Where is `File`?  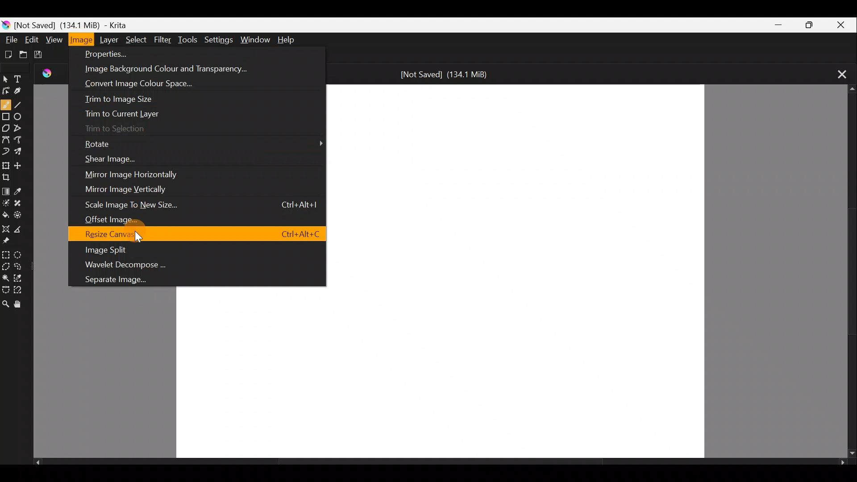 File is located at coordinates (10, 38).